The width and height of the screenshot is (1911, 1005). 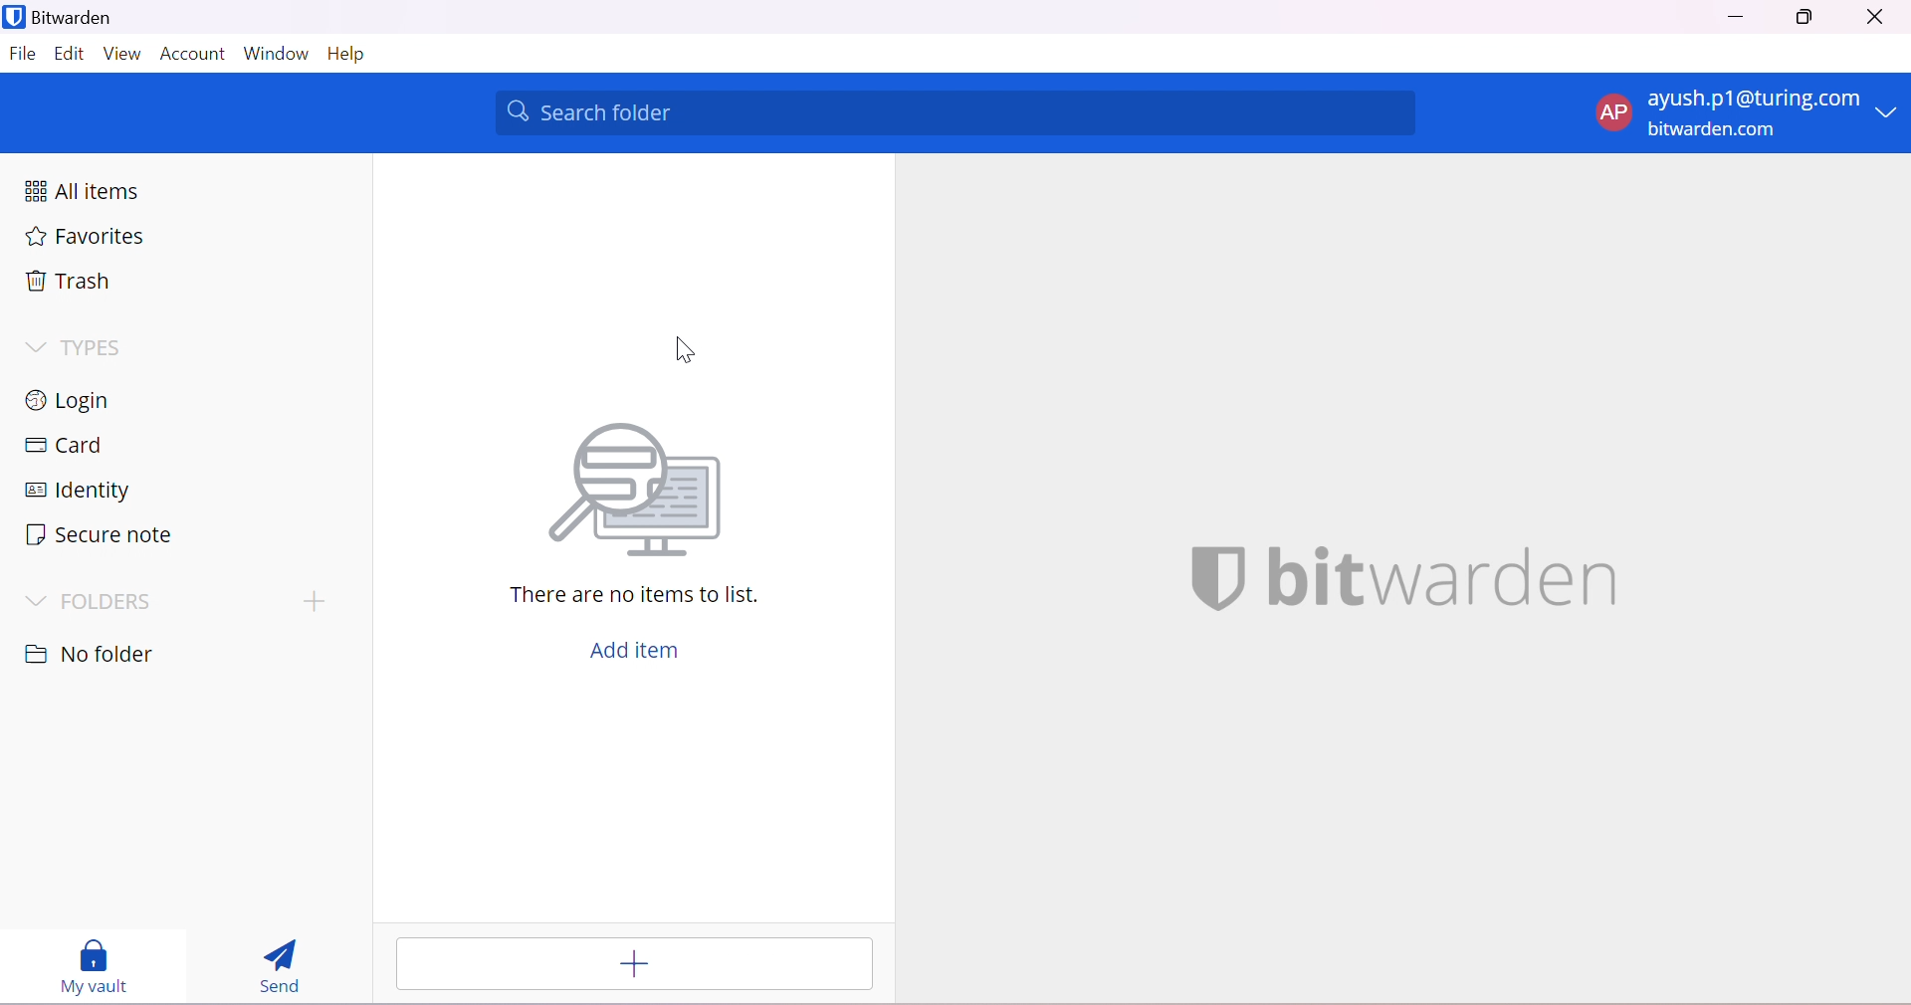 What do you see at coordinates (22, 57) in the screenshot?
I see `File` at bounding box center [22, 57].